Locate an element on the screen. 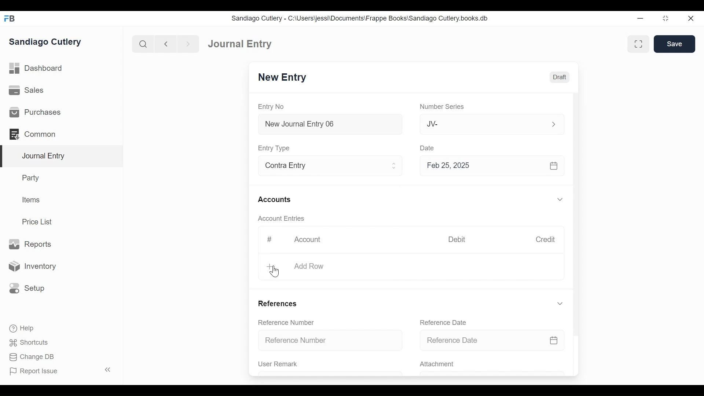 The width and height of the screenshot is (704, 396). Attachment is located at coordinates (436, 364).